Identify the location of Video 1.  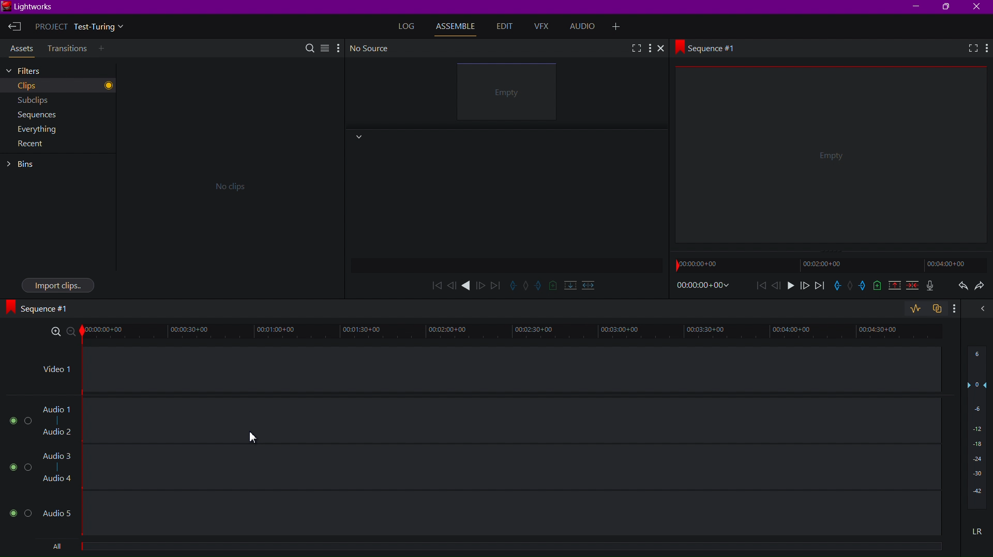
(53, 370).